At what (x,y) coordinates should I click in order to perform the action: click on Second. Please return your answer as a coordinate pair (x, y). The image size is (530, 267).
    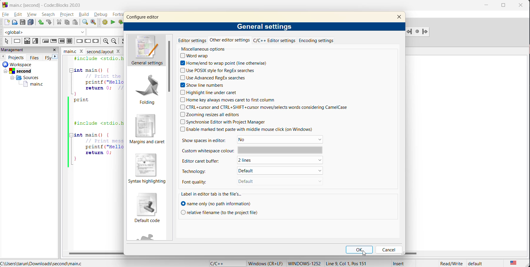
    Looking at the image, I should click on (23, 70).